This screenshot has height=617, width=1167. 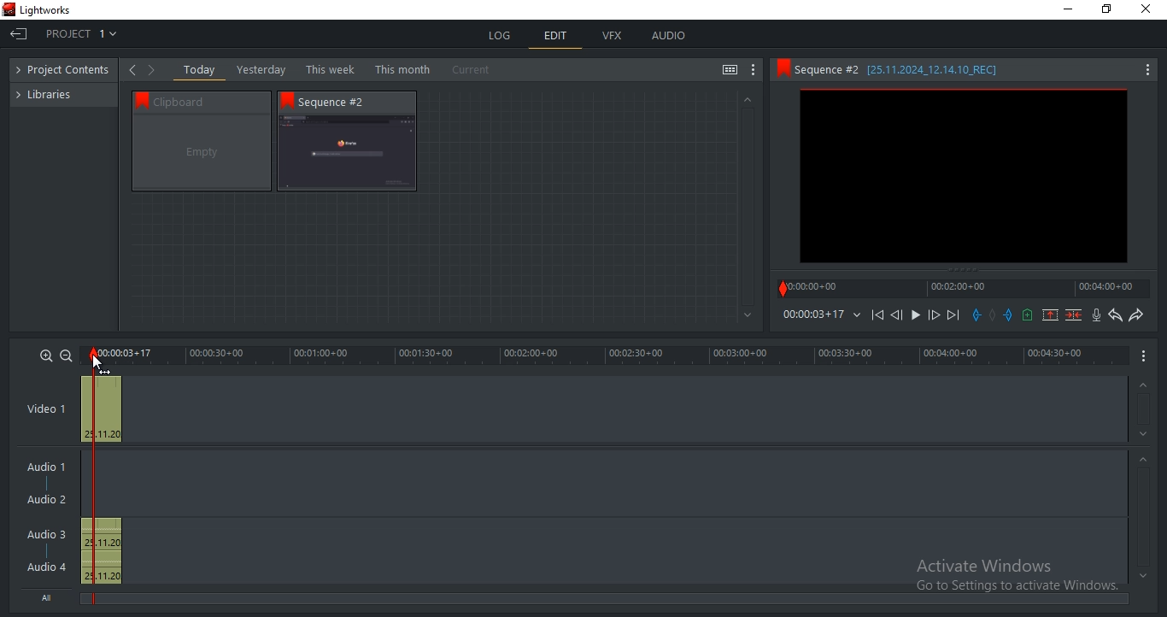 I want to click on Greyed out down arrow, so click(x=748, y=316).